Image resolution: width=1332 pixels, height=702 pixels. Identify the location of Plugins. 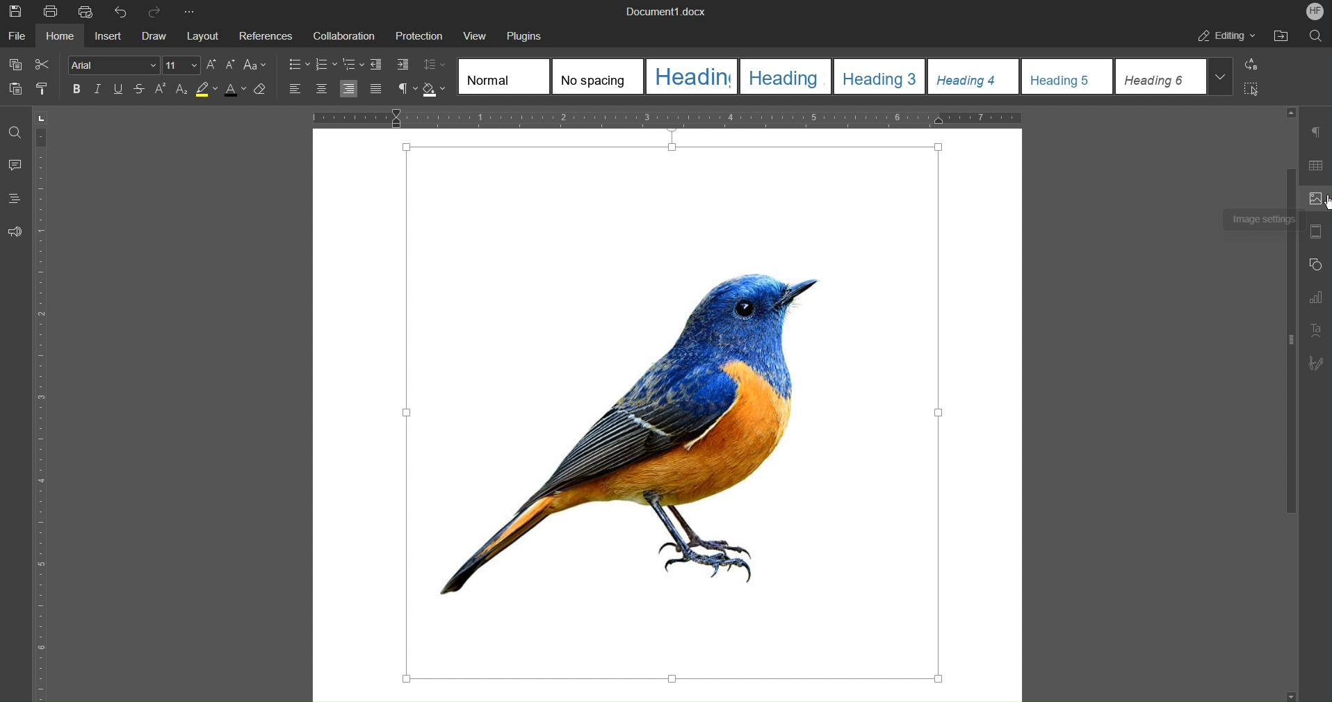
(521, 33).